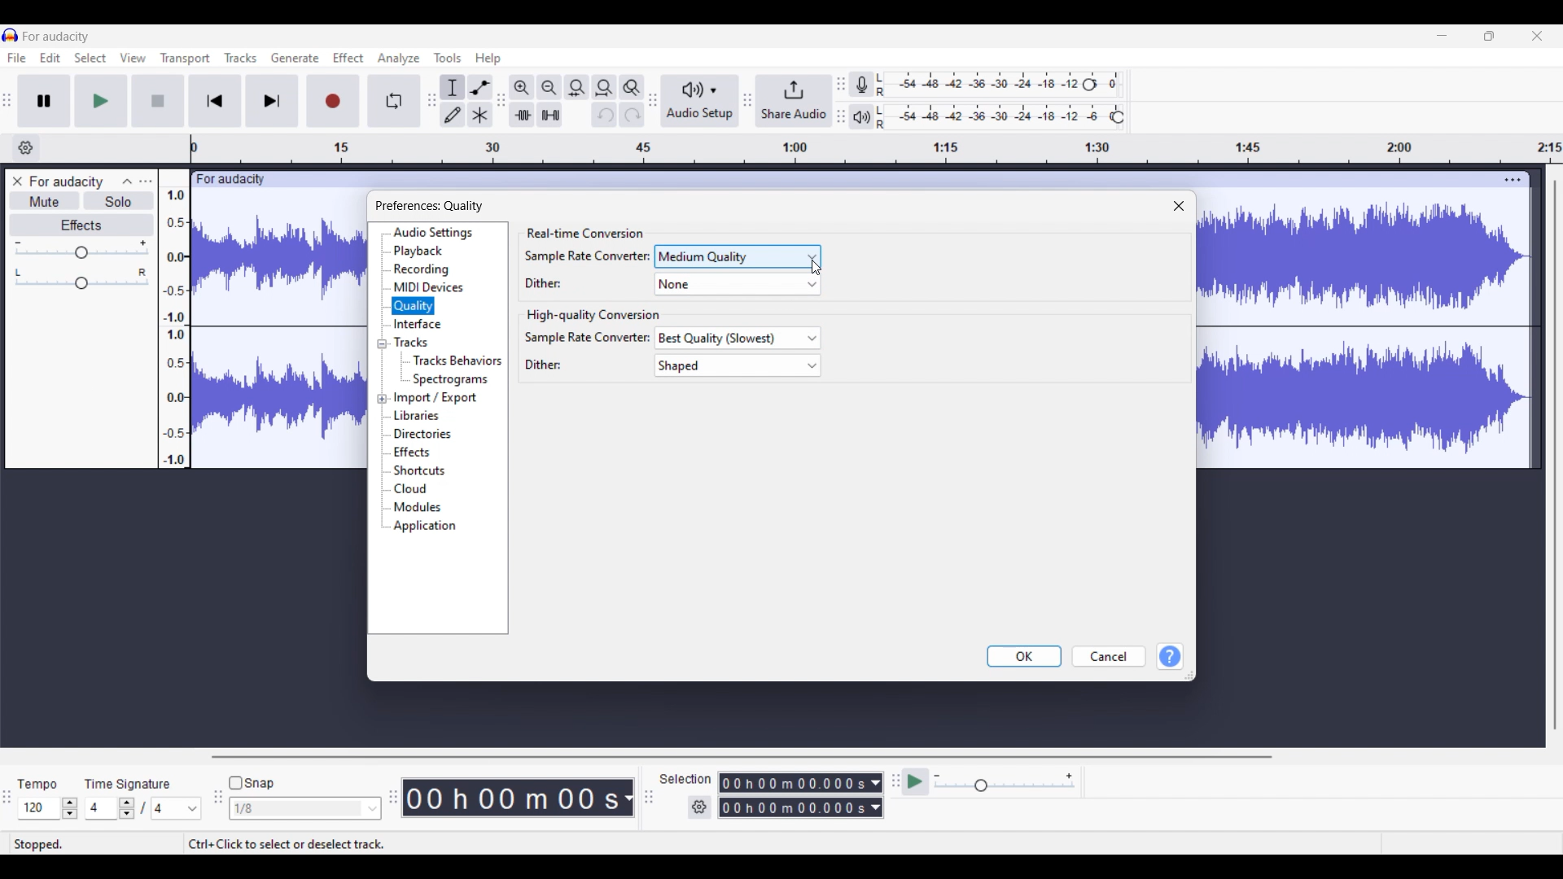 This screenshot has width=1563, height=879. Describe the element at coordinates (38, 808) in the screenshot. I see `Input tempo` at that location.